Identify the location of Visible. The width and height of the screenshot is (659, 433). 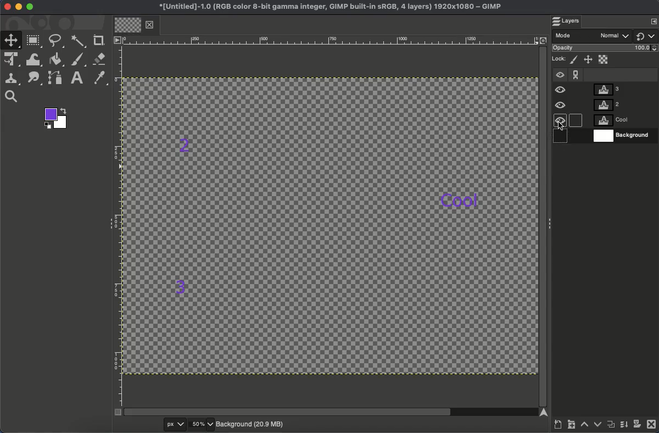
(561, 108).